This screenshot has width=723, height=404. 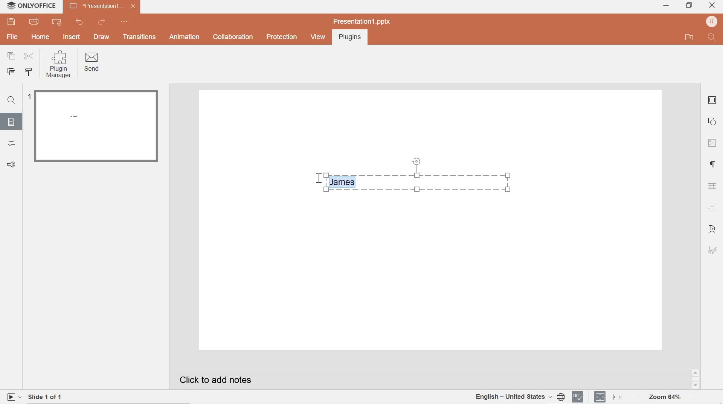 What do you see at coordinates (519, 396) in the screenshot?
I see `document language` at bounding box center [519, 396].